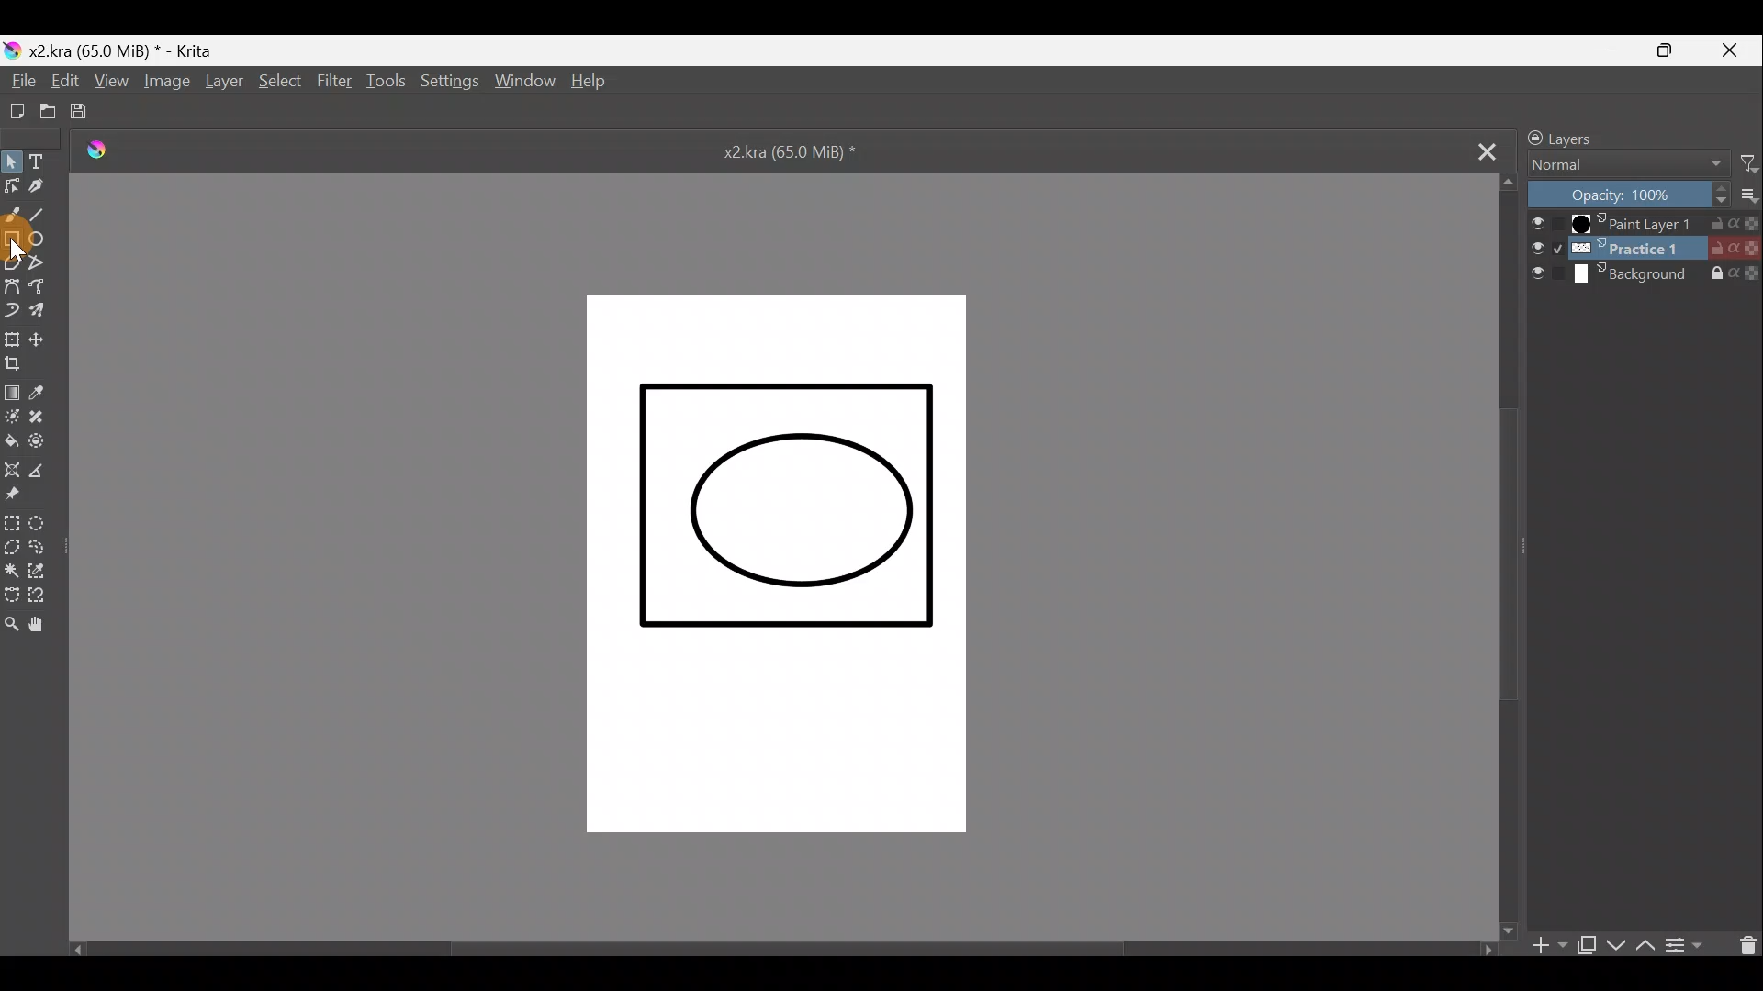 This screenshot has width=1763, height=991. Describe the element at coordinates (1479, 153) in the screenshot. I see `Close tab` at that location.